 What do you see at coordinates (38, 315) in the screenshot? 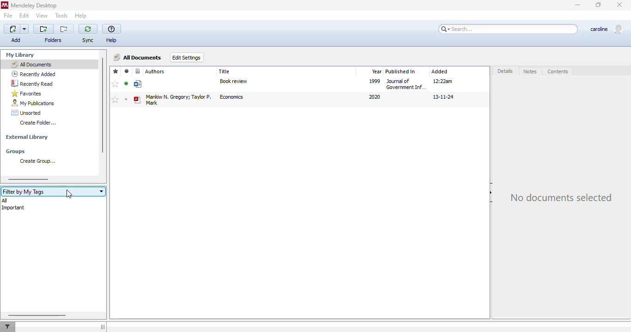
I see `horizontal scroll bar` at bounding box center [38, 315].